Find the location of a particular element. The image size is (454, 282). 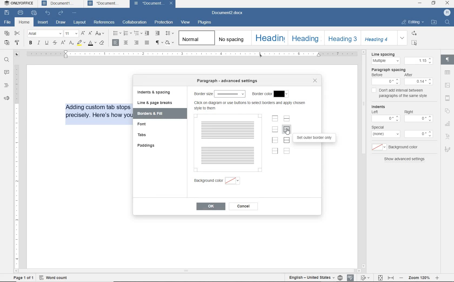

border size is located at coordinates (229, 81).